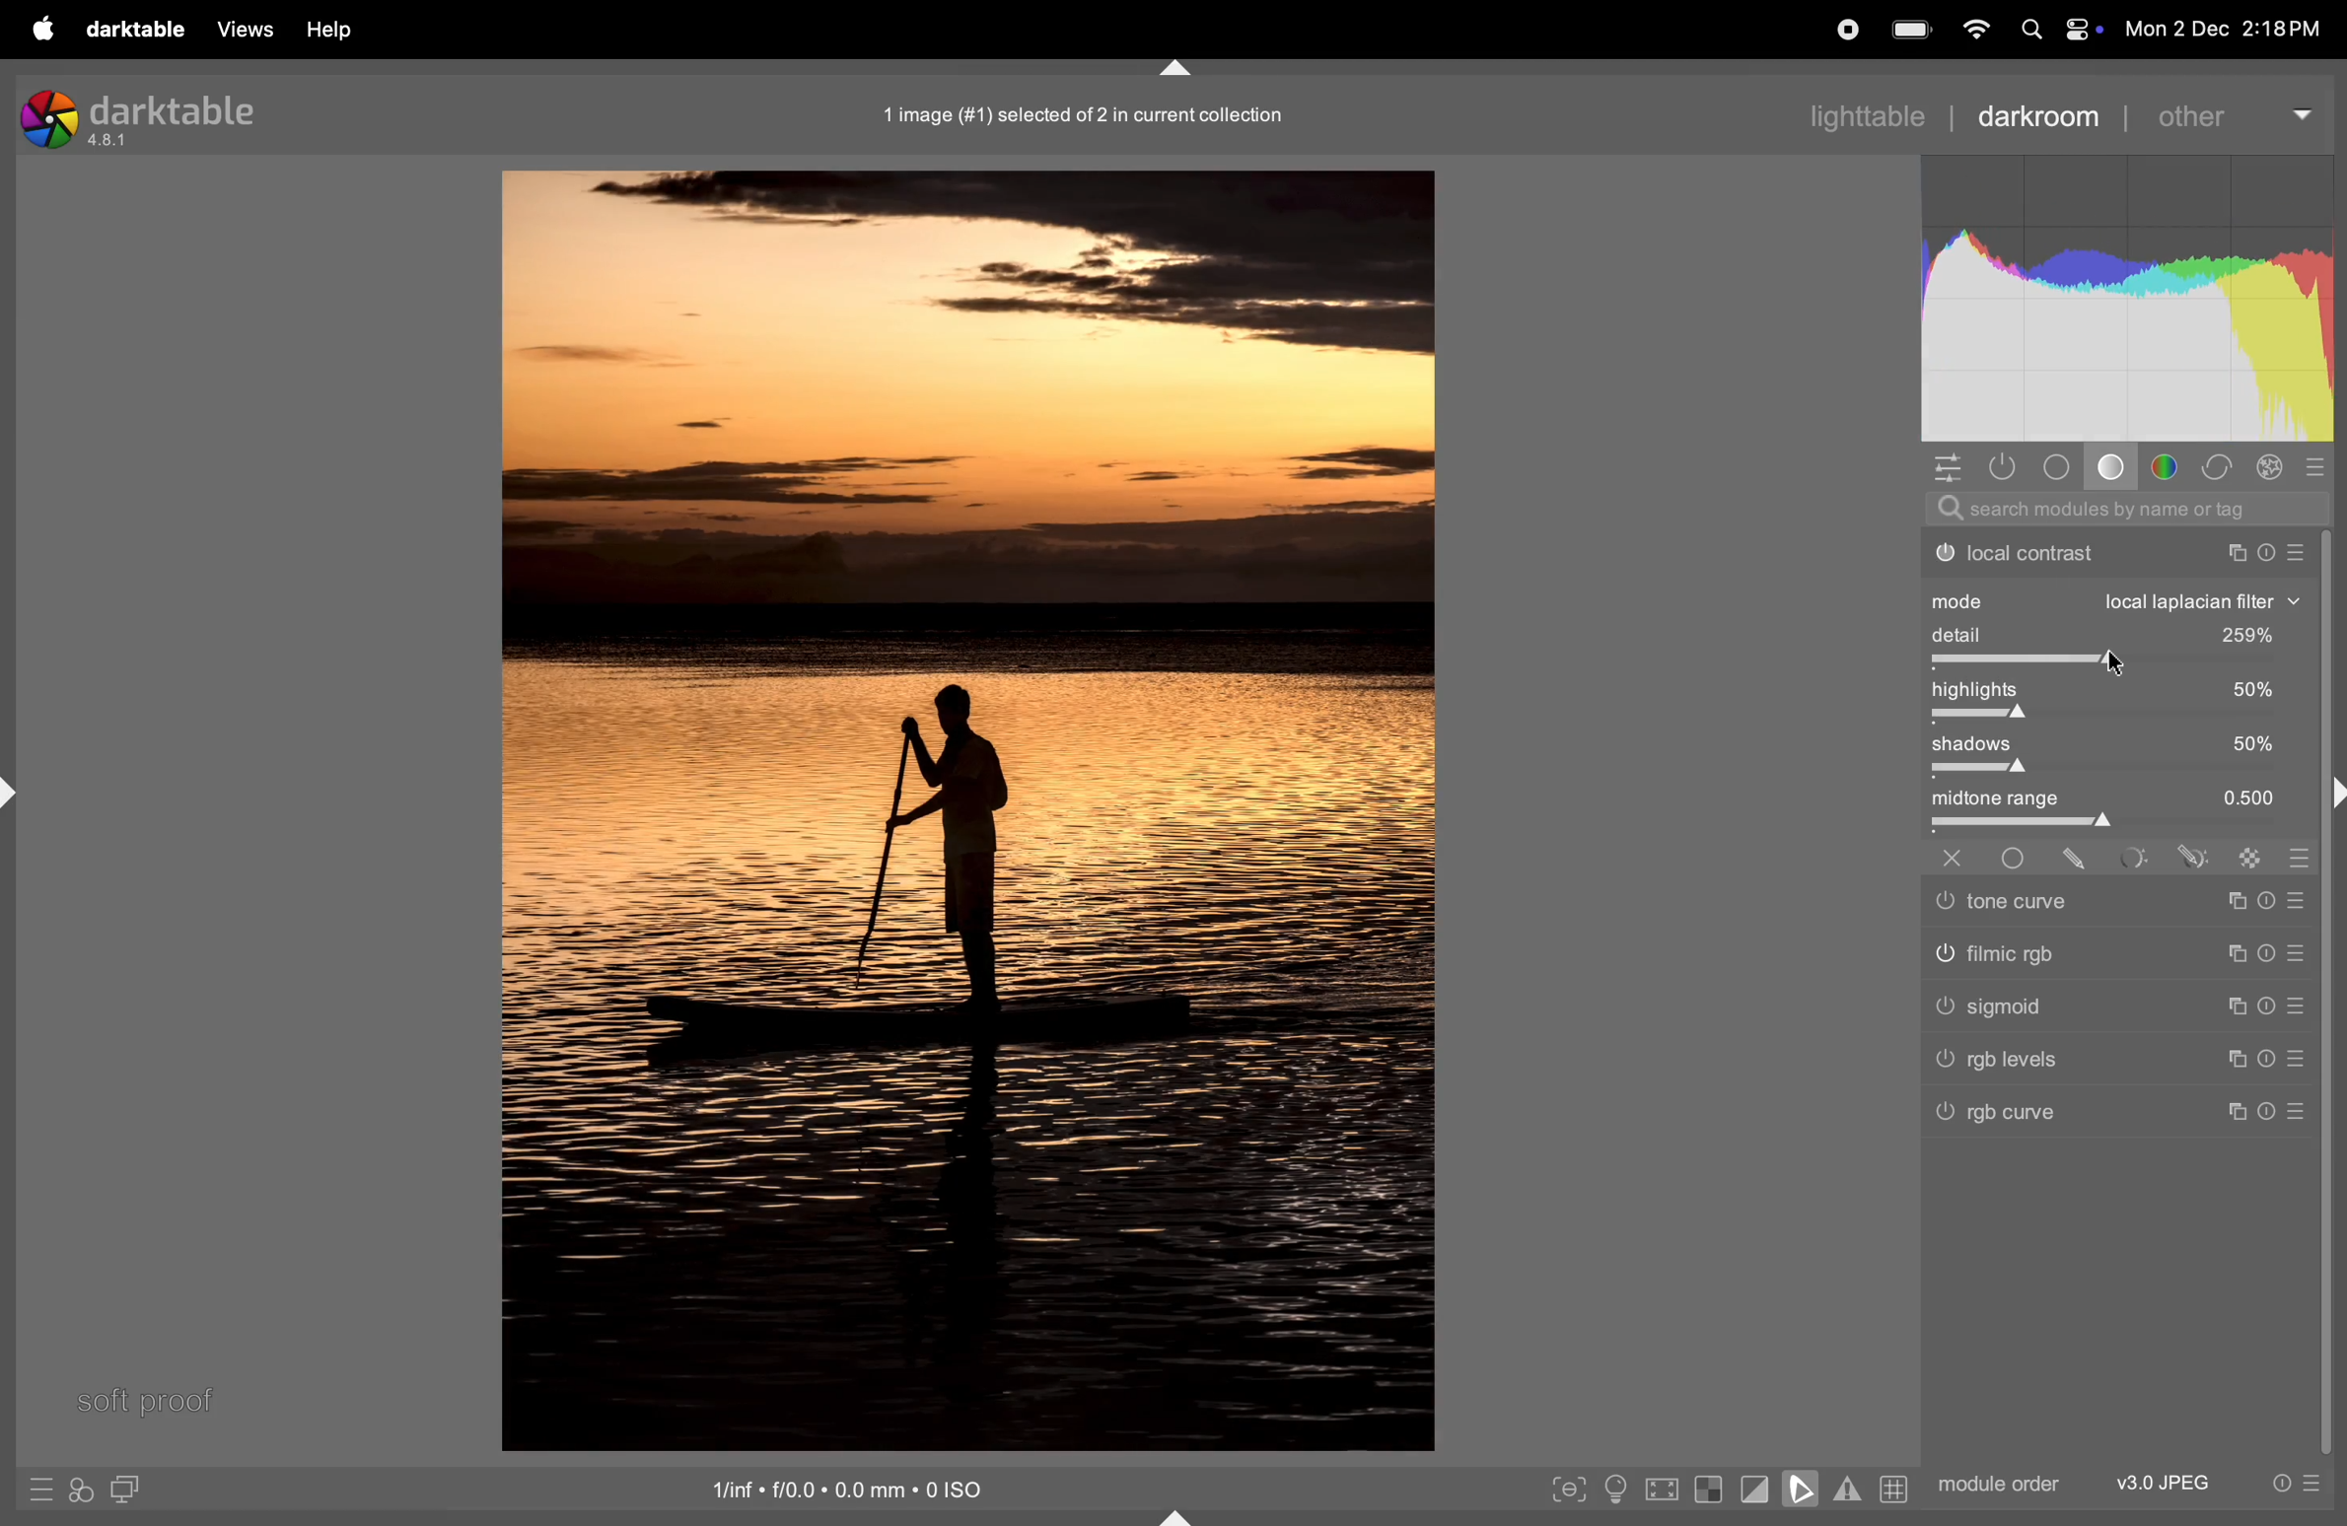  Describe the element at coordinates (2299, 958) in the screenshot. I see `sign` at that location.